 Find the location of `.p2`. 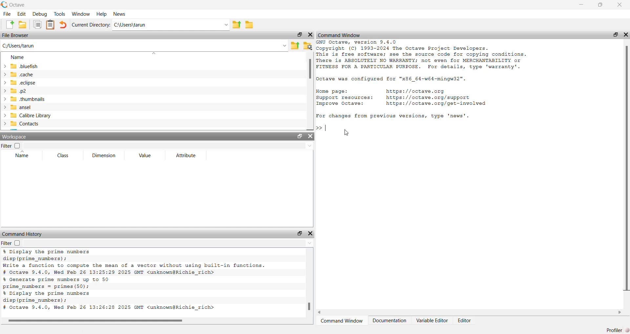

.p2 is located at coordinates (19, 91).